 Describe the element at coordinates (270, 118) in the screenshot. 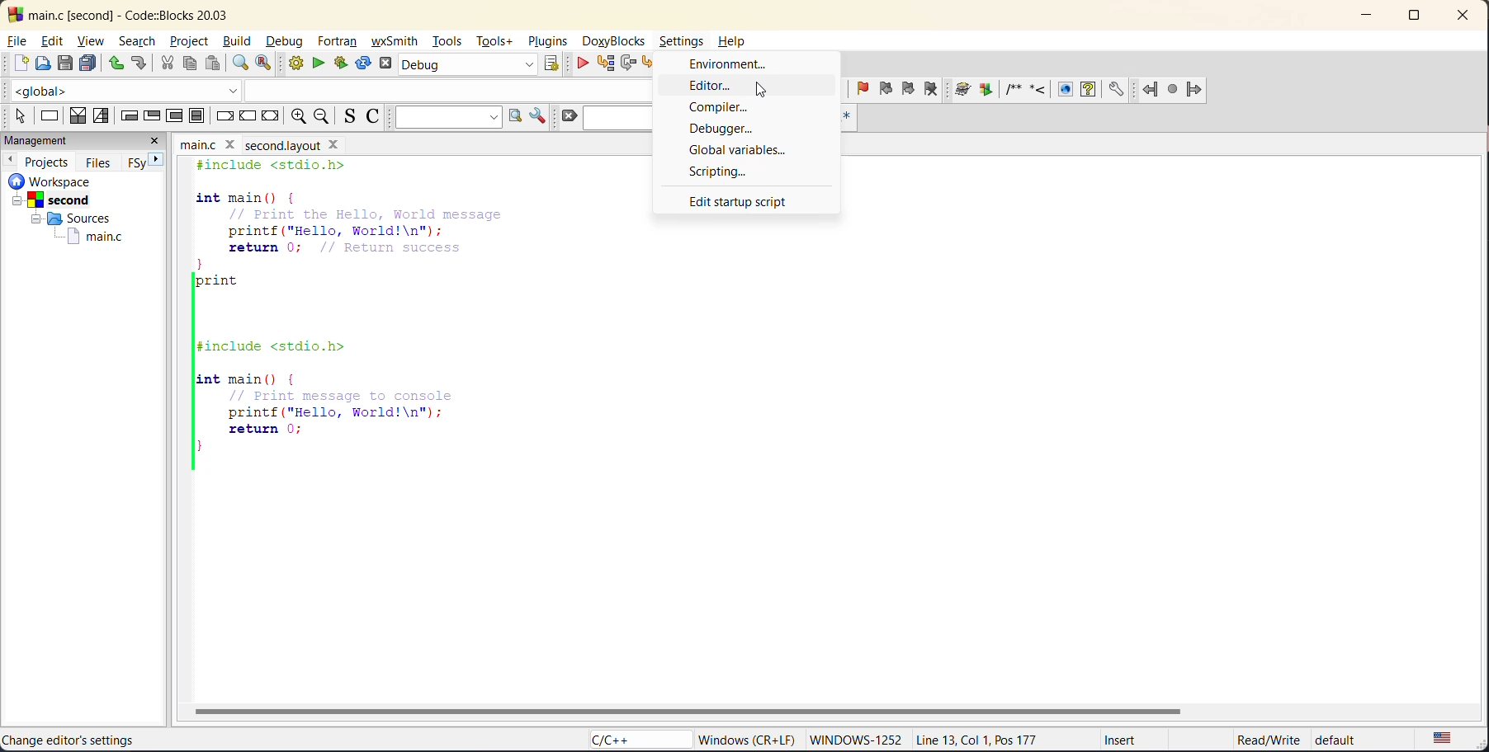

I see `return instruction` at that location.